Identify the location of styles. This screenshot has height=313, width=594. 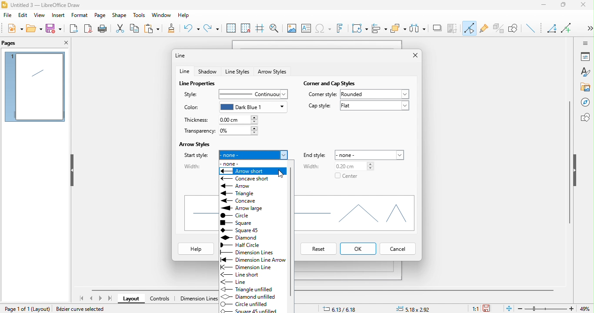
(585, 73).